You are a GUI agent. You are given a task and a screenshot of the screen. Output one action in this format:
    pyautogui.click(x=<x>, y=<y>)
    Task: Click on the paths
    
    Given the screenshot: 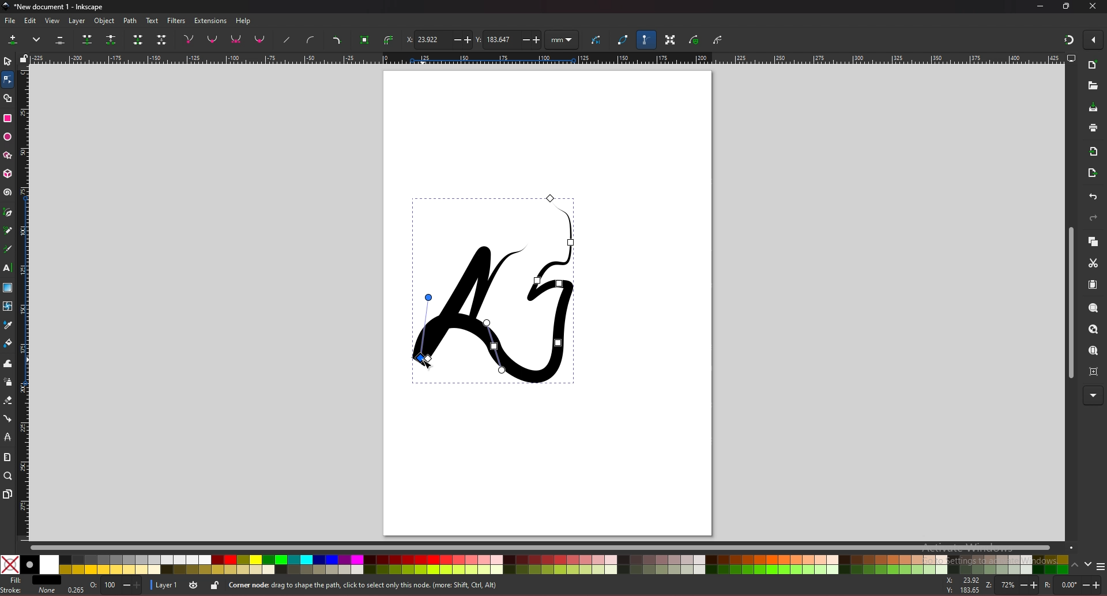 What is the action you would take?
    pyautogui.click(x=489, y=289)
    